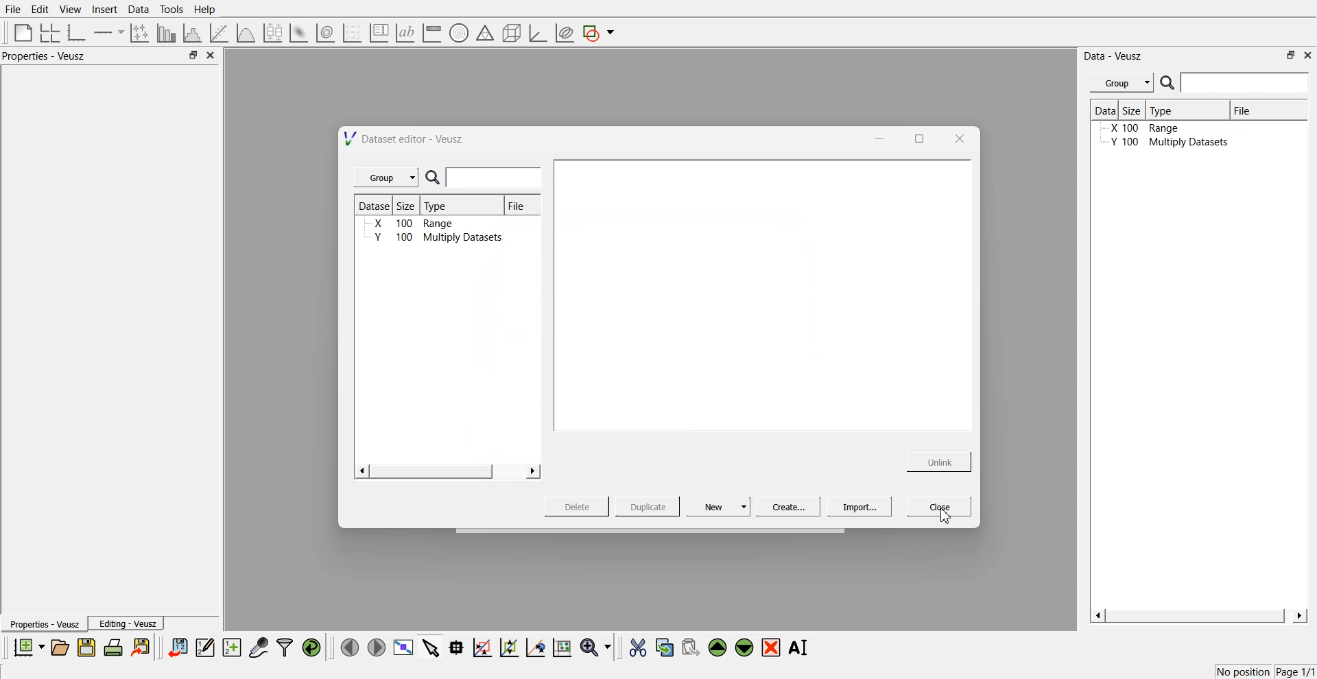  What do you see at coordinates (689, 647) in the screenshot?
I see `paste the selected widgets` at bounding box center [689, 647].